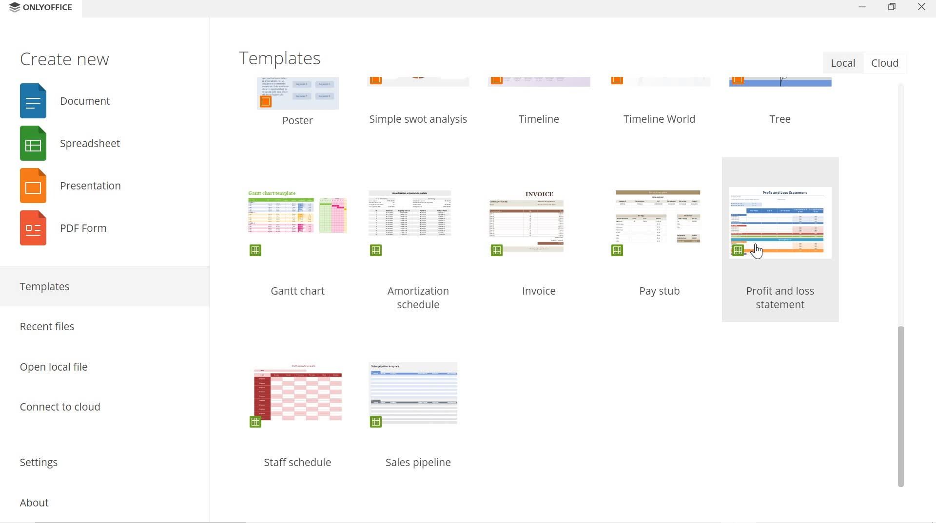  What do you see at coordinates (420, 463) in the screenshot?
I see `Sales pipeline` at bounding box center [420, 463].